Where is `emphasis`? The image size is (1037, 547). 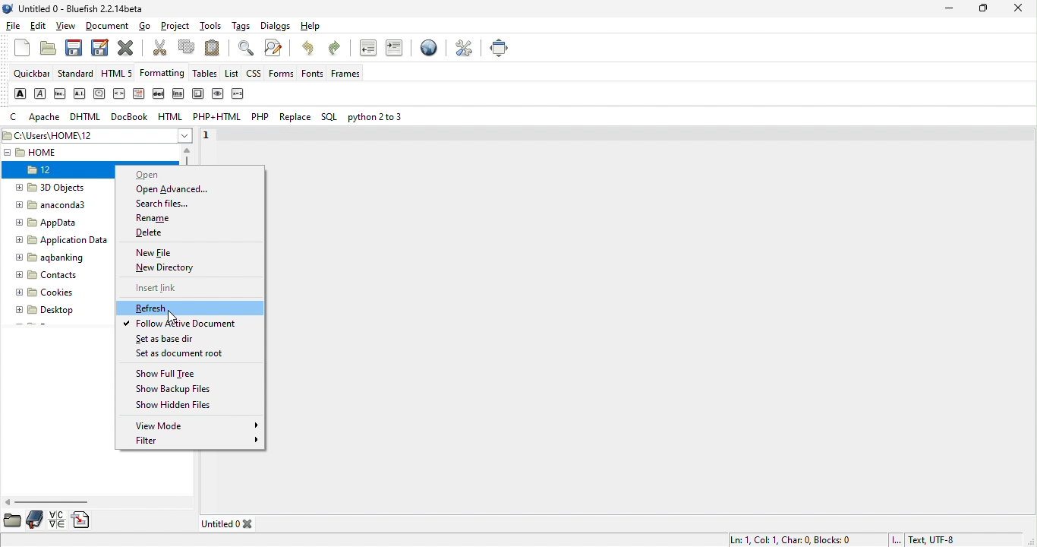 emphasis is located at coordinates (40, 94).